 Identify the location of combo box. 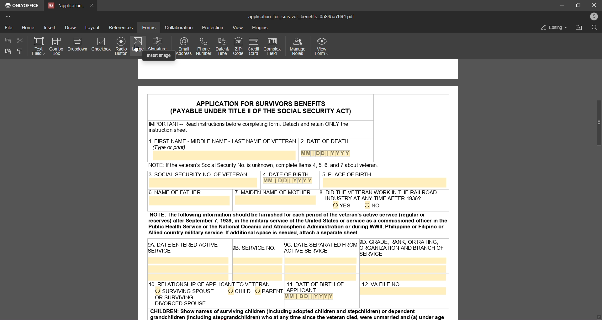
(56, 46).